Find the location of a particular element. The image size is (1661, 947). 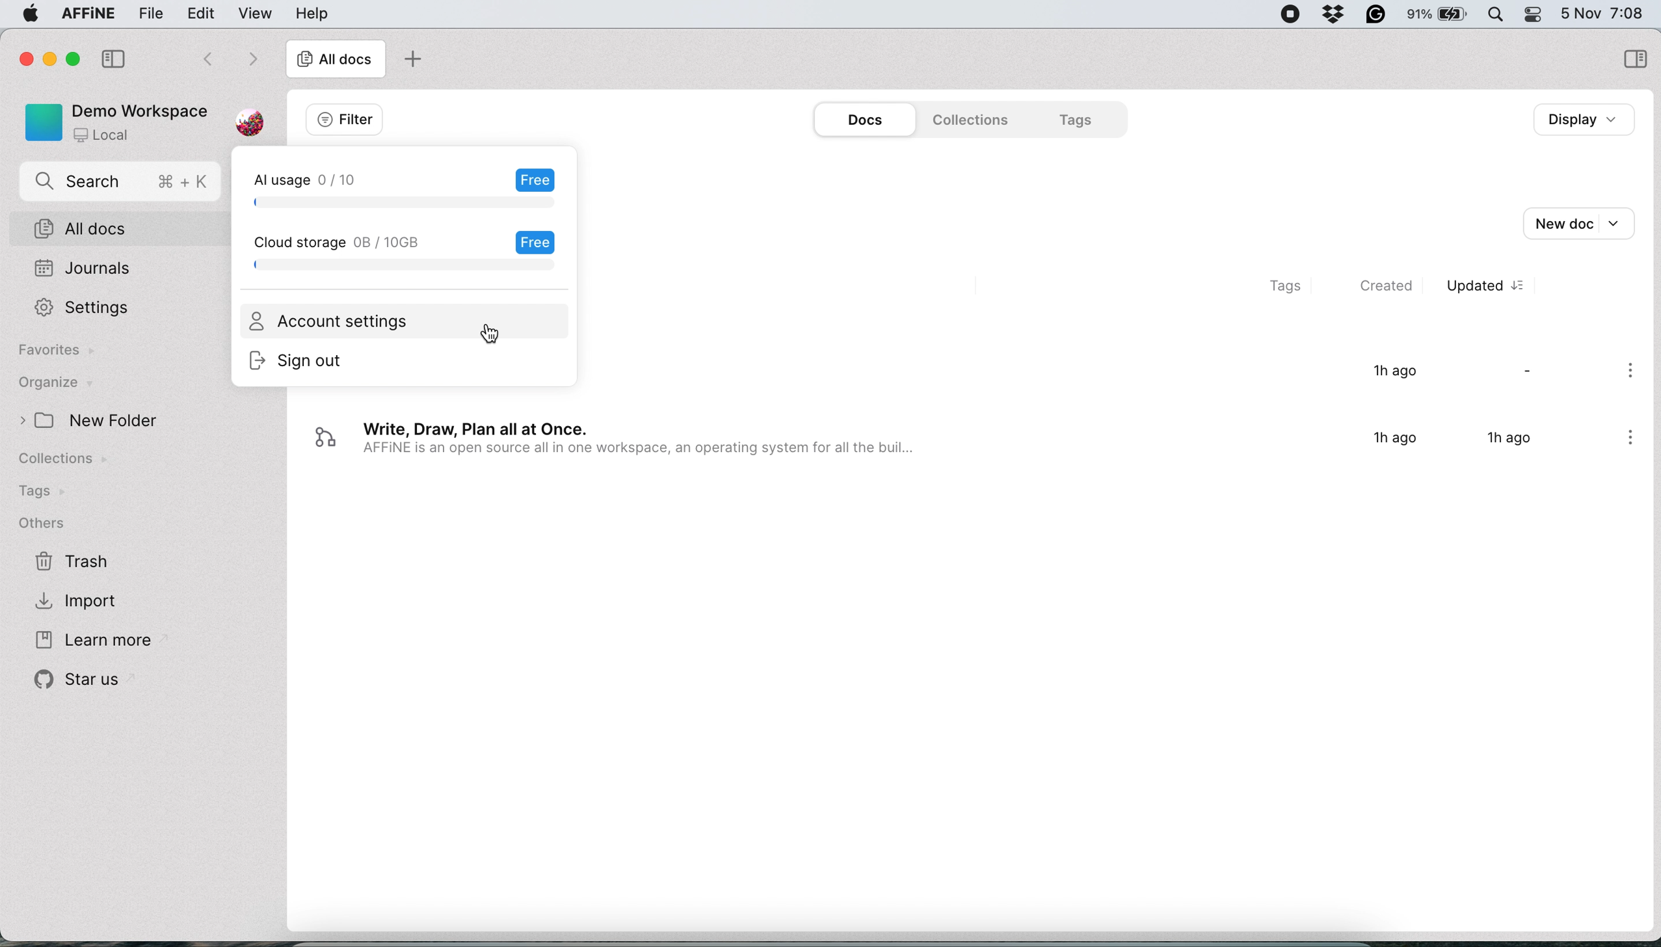

filter is located at coordinates (342, 118).